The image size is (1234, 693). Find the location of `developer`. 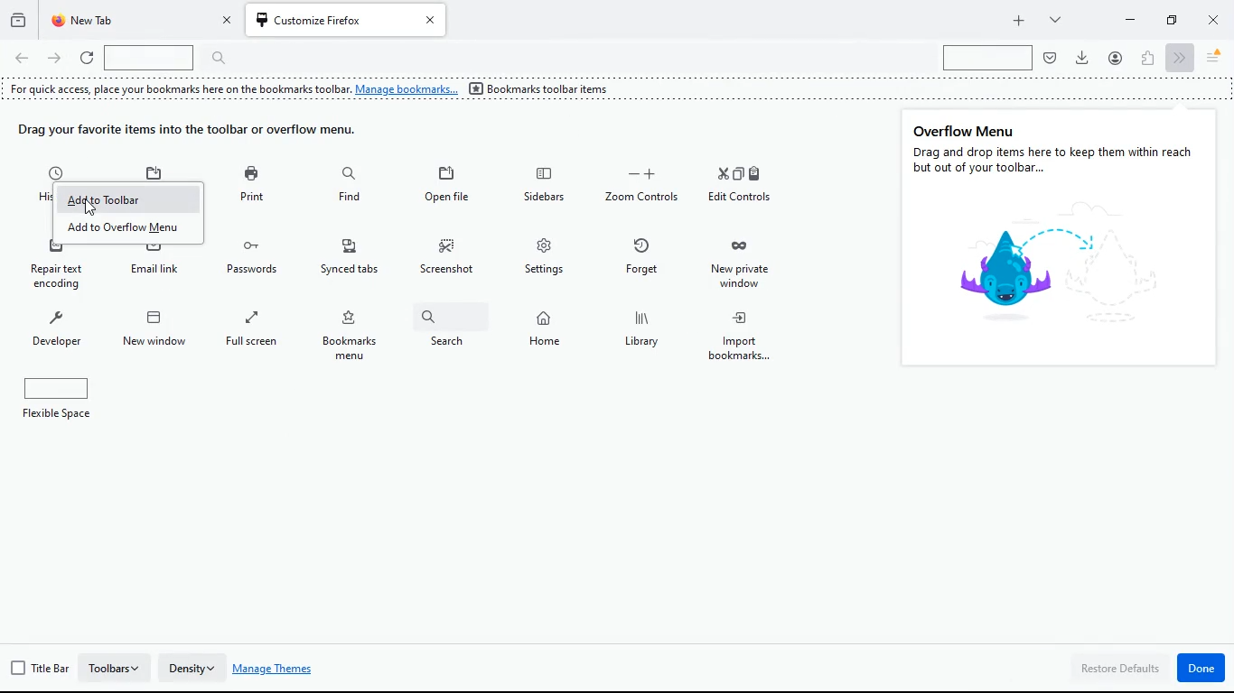

developer is located at coordinates (59, 332).